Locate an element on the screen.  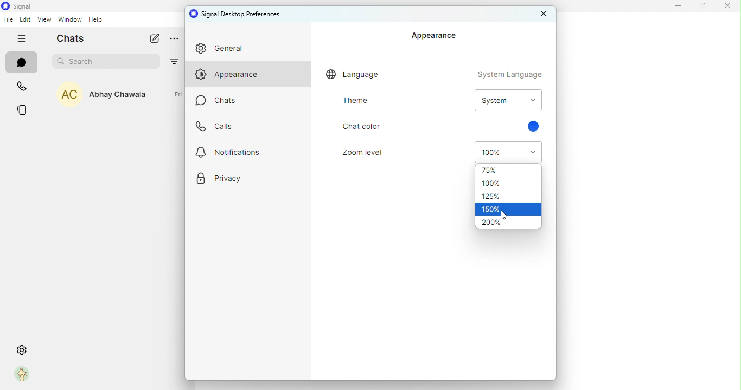
filter by unread is located at coordinates (175, 60).